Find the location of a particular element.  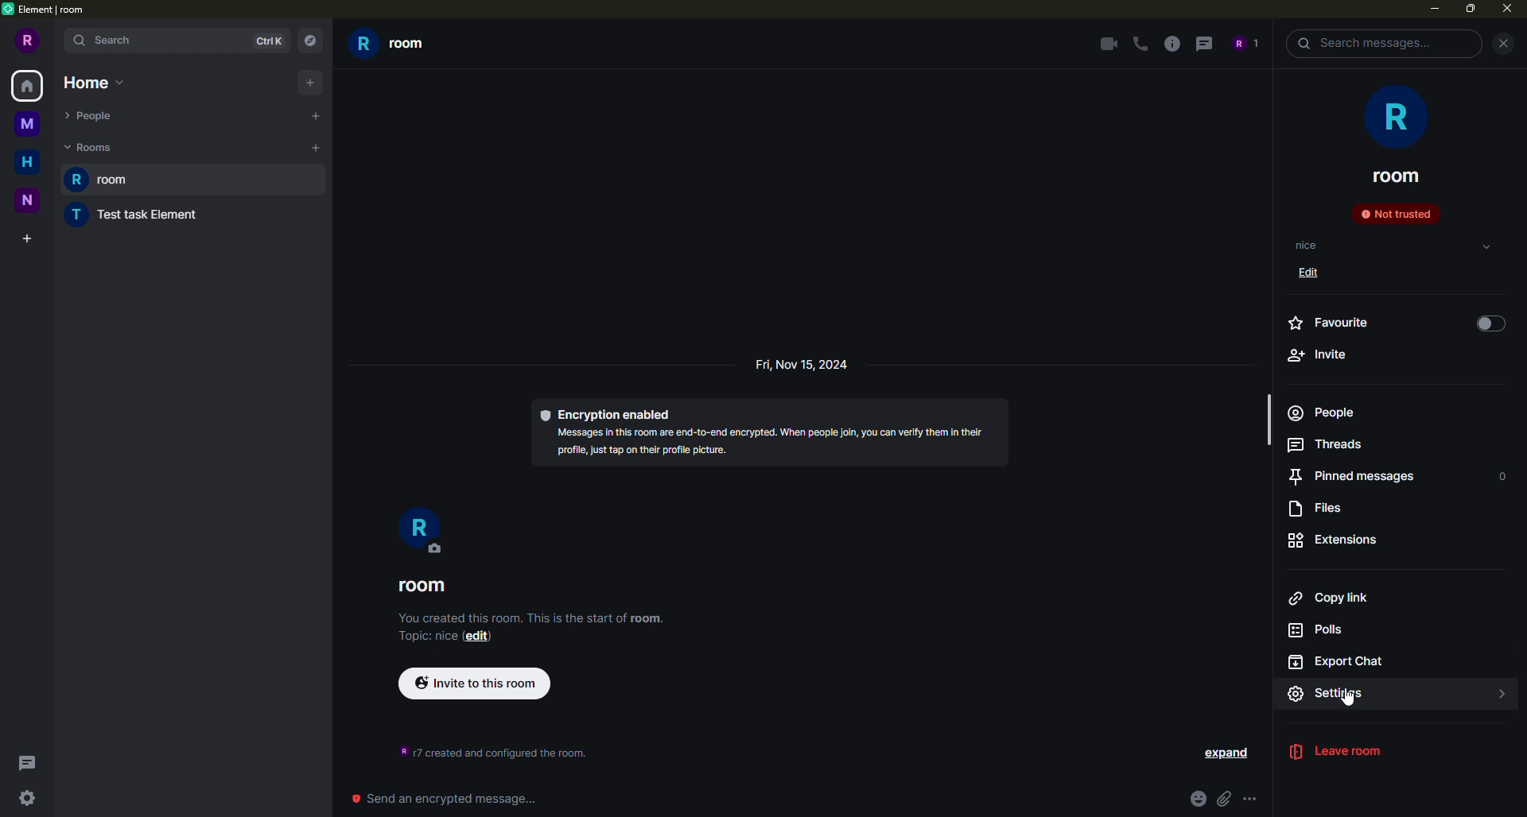

polls is located at coordinates (1326, 632).